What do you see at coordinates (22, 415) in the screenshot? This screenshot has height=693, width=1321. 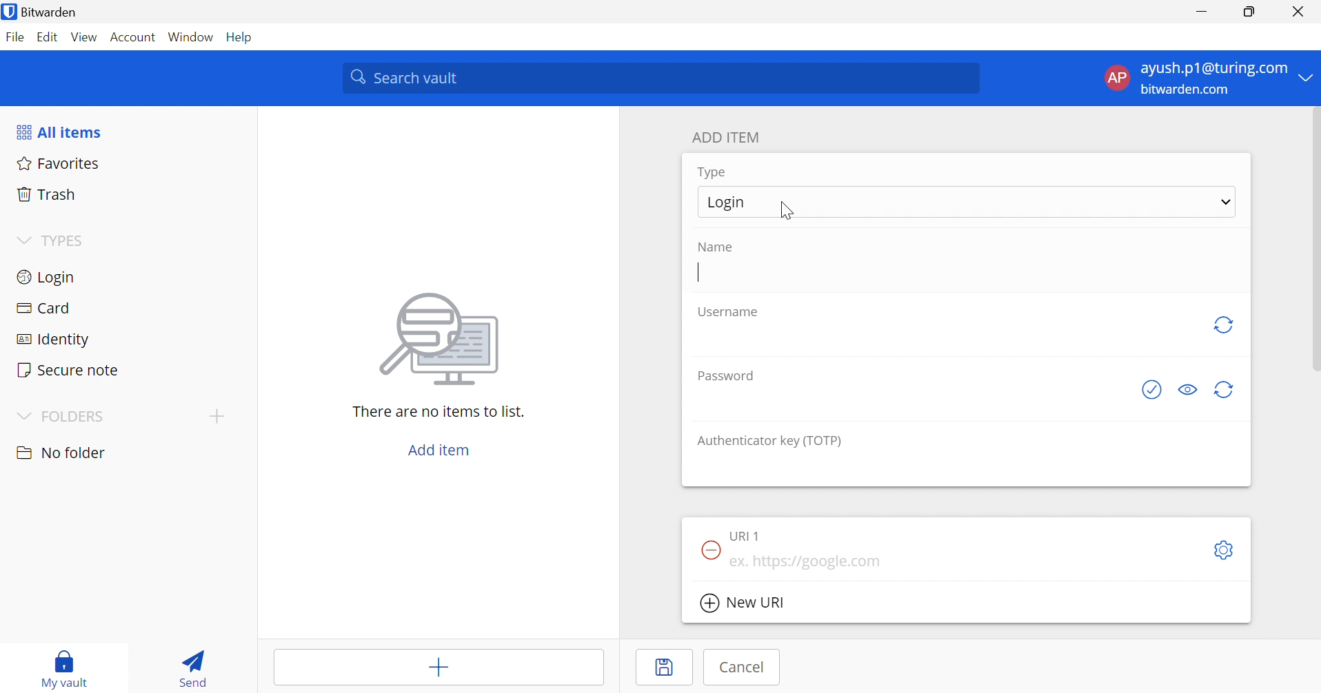 I see `Drop Down` at bounding box center [22, 415].